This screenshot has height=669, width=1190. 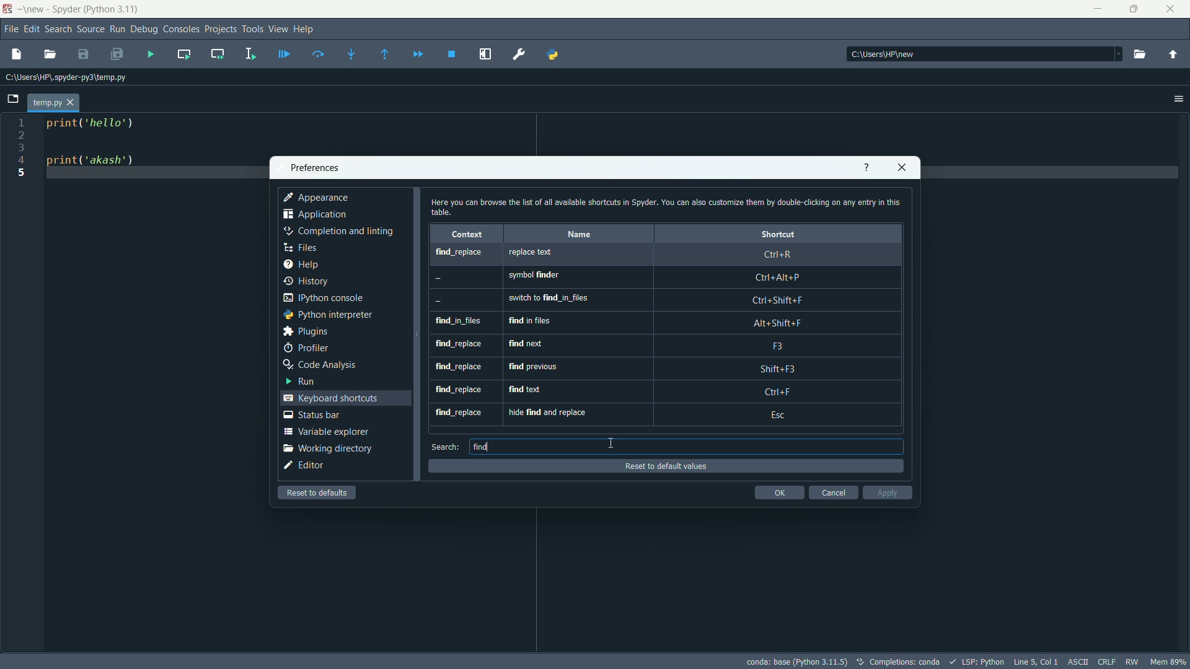 What do you see at coordinates (72, 77) in the screenshot?
I see `c:\users\hp\.spyder-py3\temp.py` at bounding box center [72, 77].